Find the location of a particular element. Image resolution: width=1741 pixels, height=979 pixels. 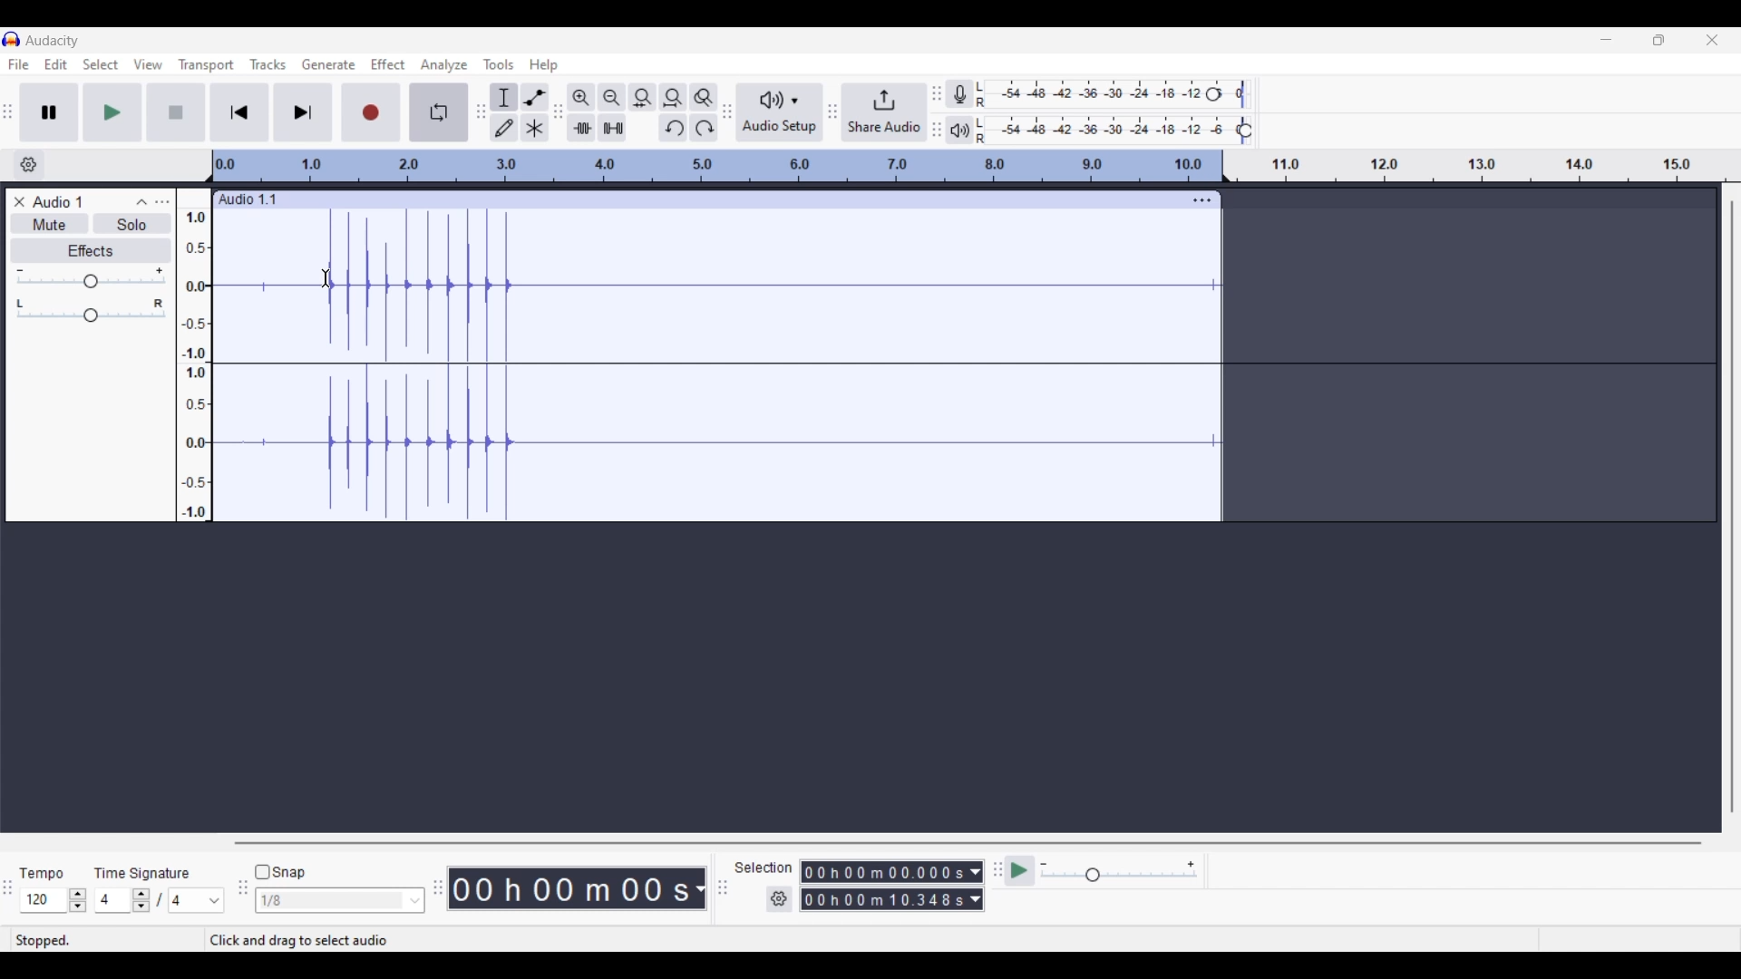

Share audio is located at coordinates (884, 112).